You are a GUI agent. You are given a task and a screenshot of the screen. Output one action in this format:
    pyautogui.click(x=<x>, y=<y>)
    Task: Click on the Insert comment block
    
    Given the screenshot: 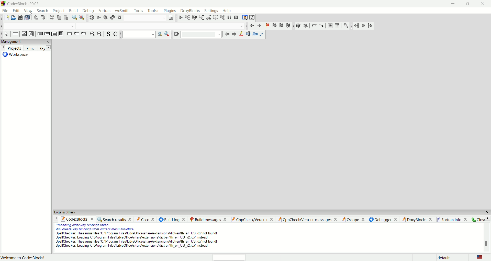 What is the action you would take?
    pyautogui.click(x=313, y=25)
    